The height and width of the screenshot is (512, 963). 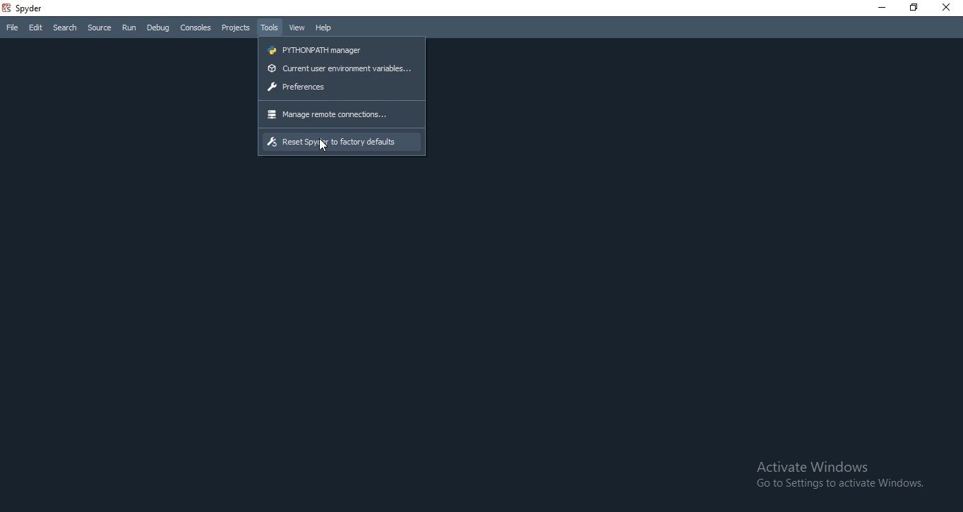 What do you see at coordinates (342, 49) in the screenshot?
I see `pythonpath manager` at bounding box center [342, 49].